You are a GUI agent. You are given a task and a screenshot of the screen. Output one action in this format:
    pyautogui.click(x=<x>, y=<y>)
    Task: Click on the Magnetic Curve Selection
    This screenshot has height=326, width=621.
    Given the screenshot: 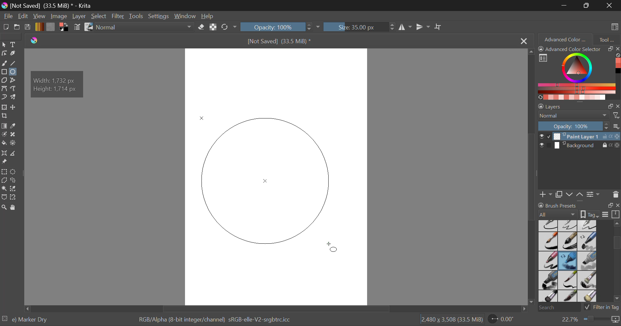 What is the action you would take?
    pyautogui.click(x=16, y=197)
    